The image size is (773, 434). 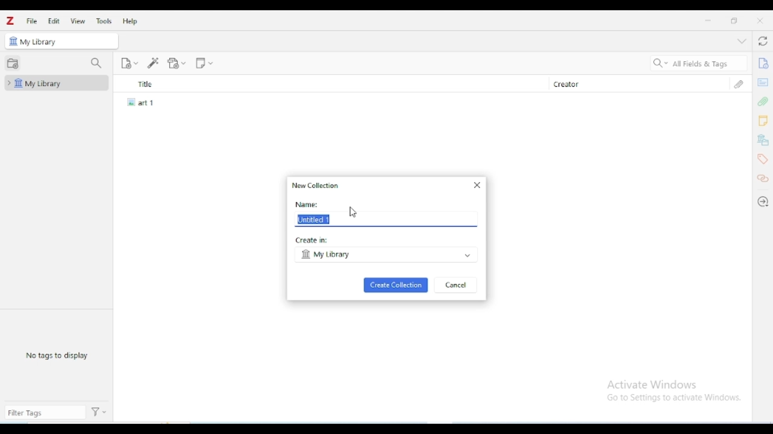 What do you see at coordinates (31, 20) in the screenshot?
I see `file` at bounding box center [31, 20].